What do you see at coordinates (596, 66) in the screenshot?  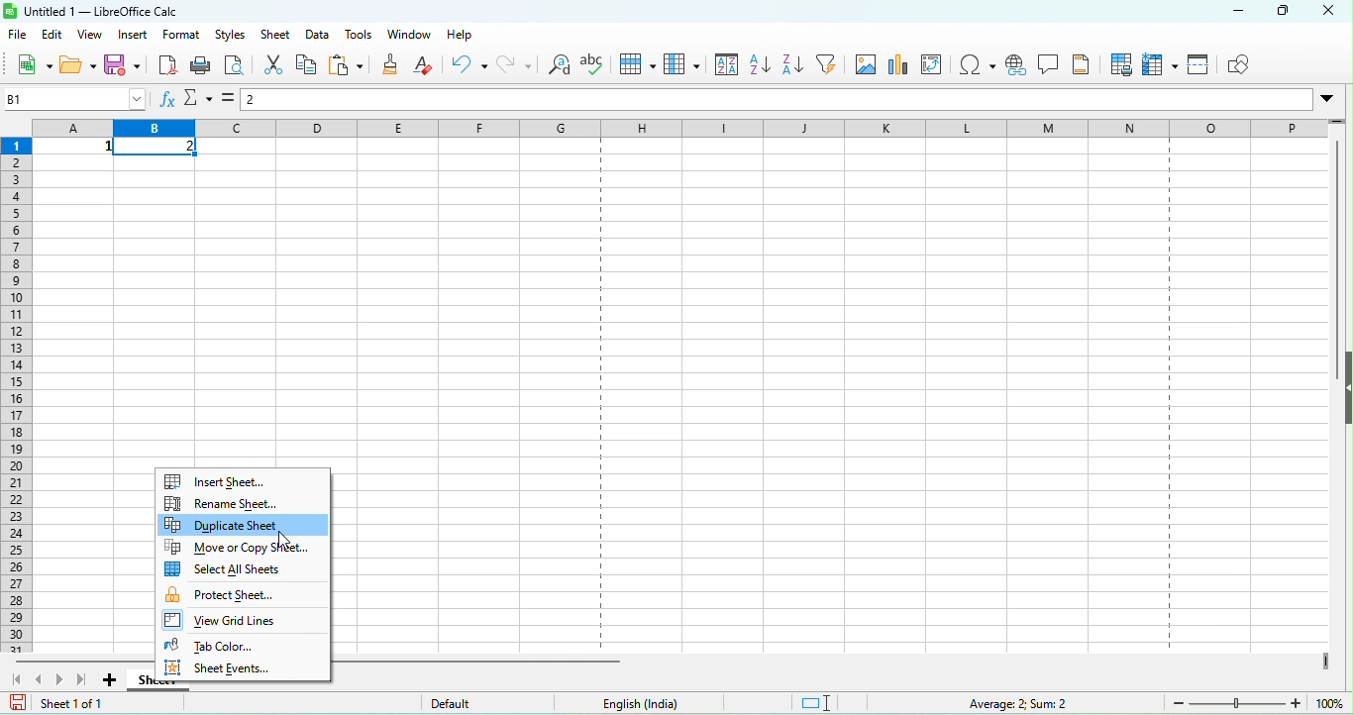 I see `spelling` at bounding box center [596, 66].